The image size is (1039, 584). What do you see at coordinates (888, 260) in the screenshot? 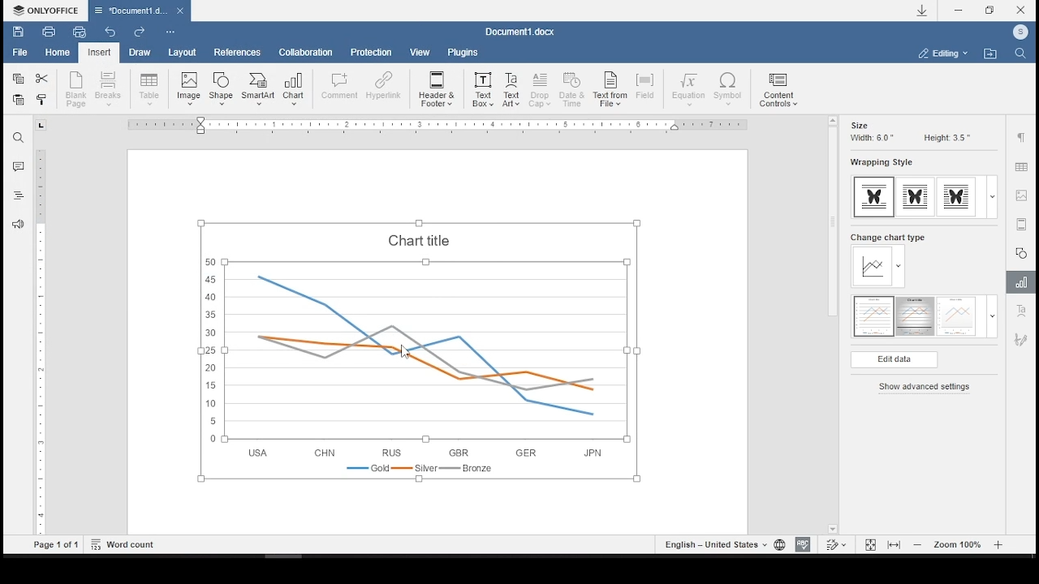
I see `change chart type` at bounding box center [888, 260].